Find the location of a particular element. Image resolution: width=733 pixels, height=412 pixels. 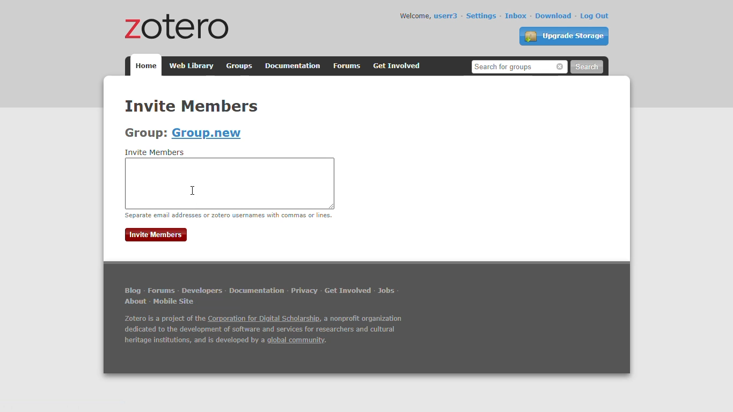

documentation is located at coordinates (256, 291).